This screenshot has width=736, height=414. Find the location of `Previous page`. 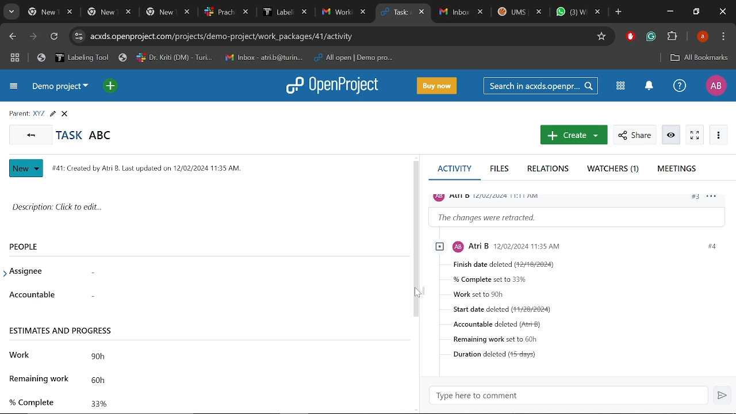

Previous page is located at coordinates (13, 37).